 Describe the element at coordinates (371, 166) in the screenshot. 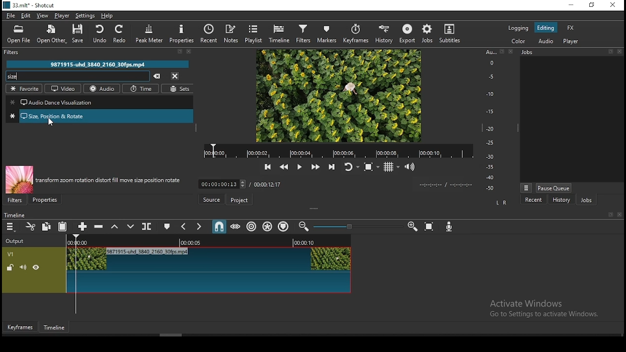

I see `toggle zoom` at that location.